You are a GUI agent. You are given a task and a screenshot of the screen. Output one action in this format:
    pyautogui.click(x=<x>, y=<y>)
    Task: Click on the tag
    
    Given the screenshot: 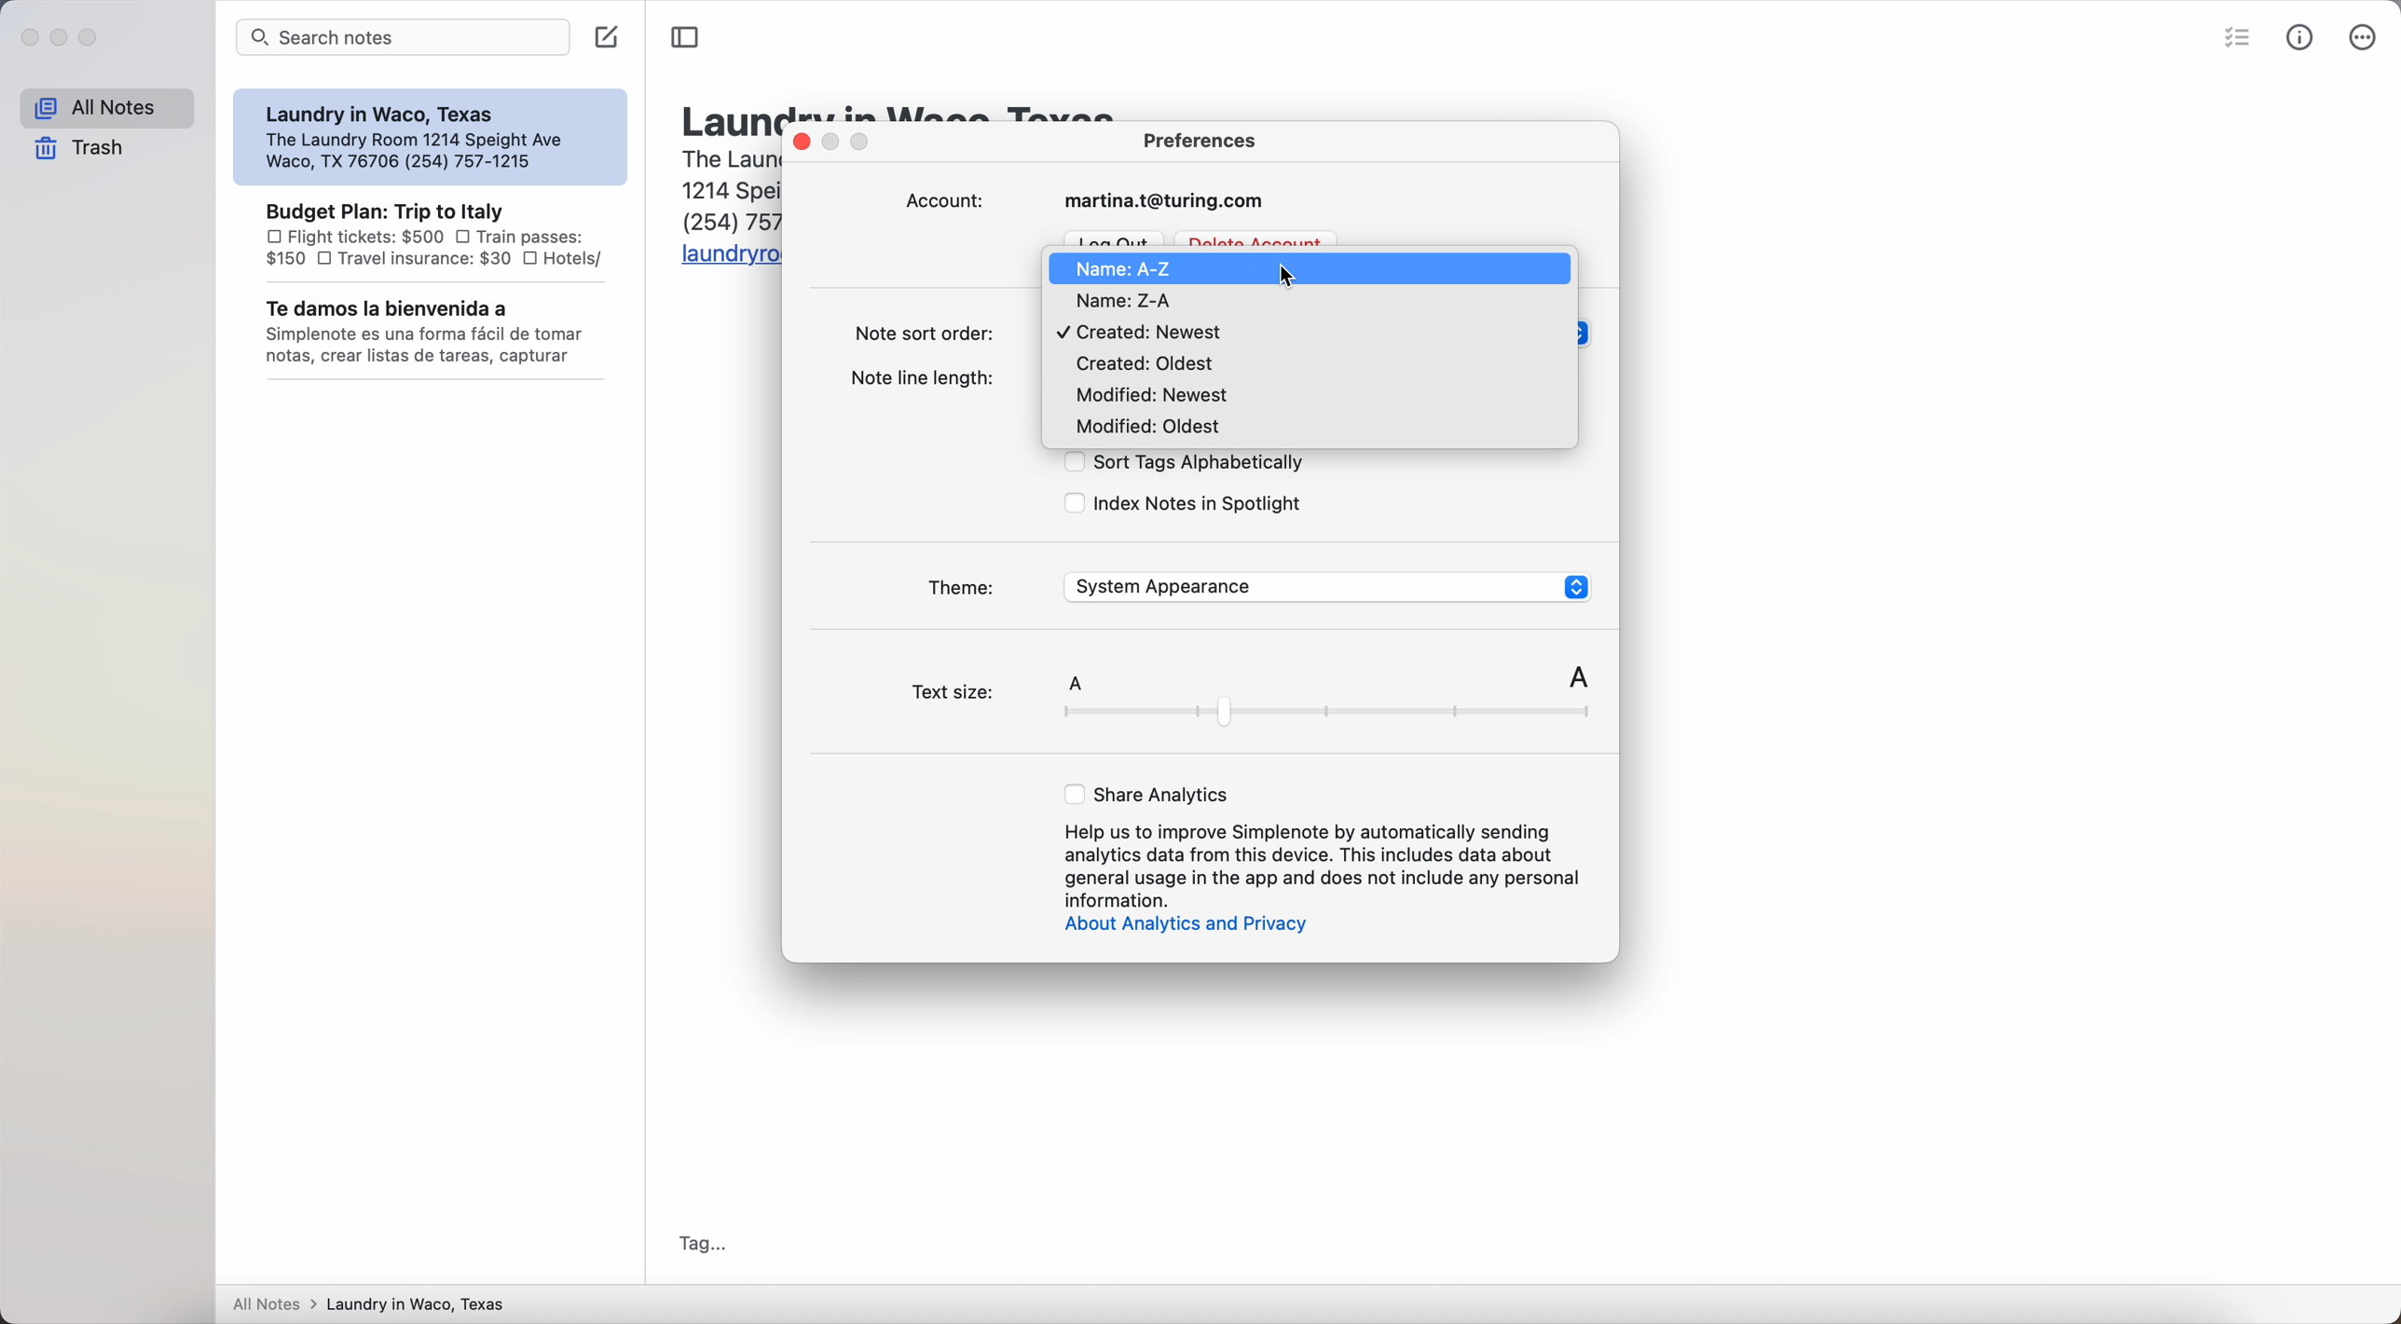 What is the action you would take?
    pyautogui.click(x=706, y=1242)
    